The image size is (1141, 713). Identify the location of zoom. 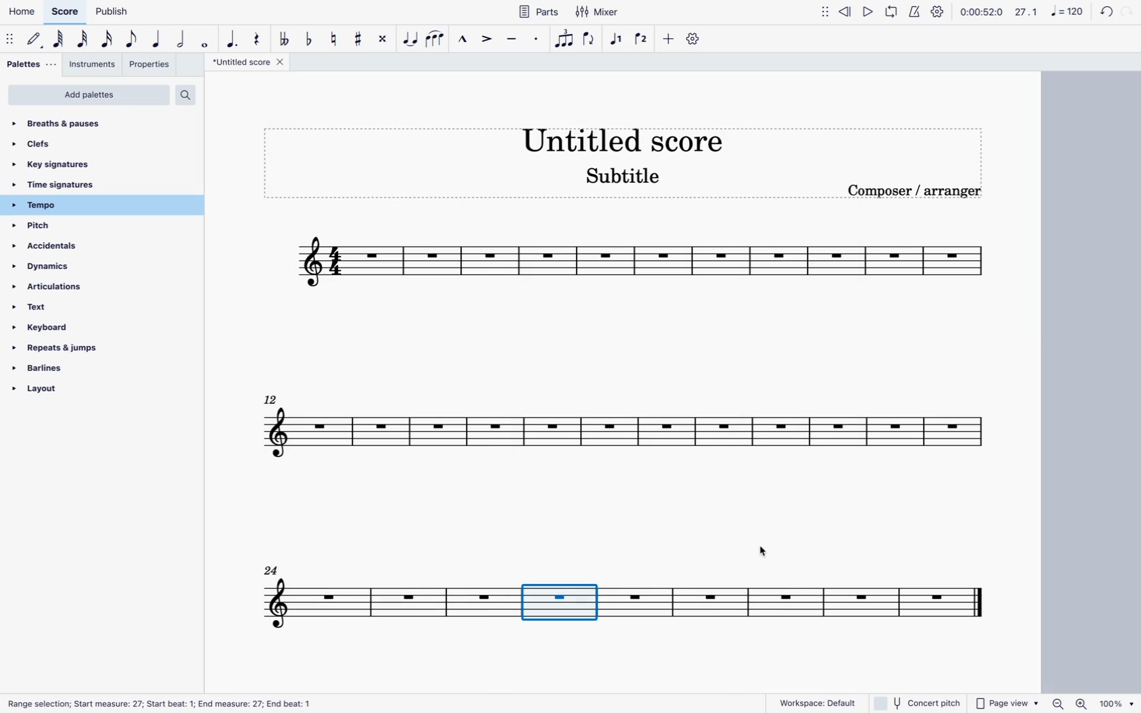
(1092, 702).